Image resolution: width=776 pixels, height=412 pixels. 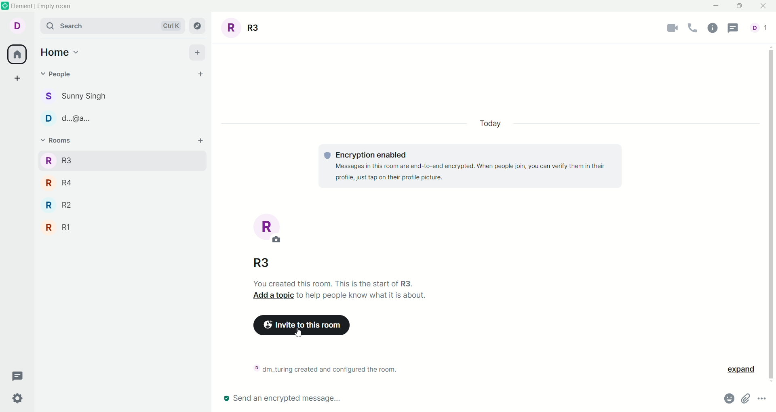 What do you see at coordinates (468, 165) in the screenshot?
I see `© Encryption enabled
Messages in this room are end-to-end encrypted. When people join, you can verify them in their
profile, just tap on their profile picture.` at bounding box center [468, 165].